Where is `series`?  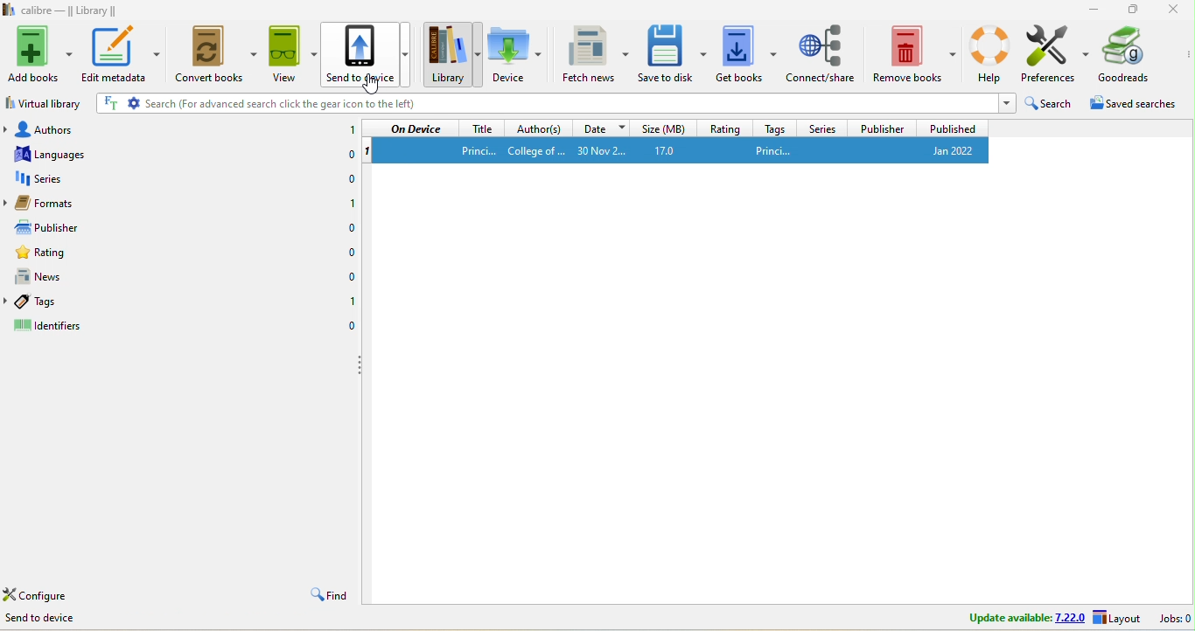
series is located at coordinates (158, 178).